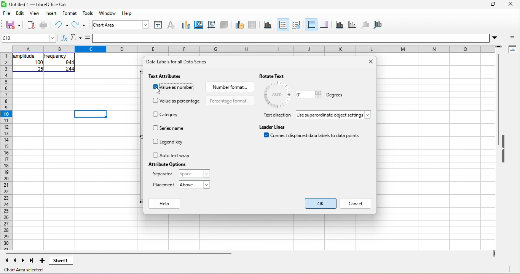  What do you see at coordinates (80, 26) in the screenshot?
I see `redo` at bounding box center [80, 26].